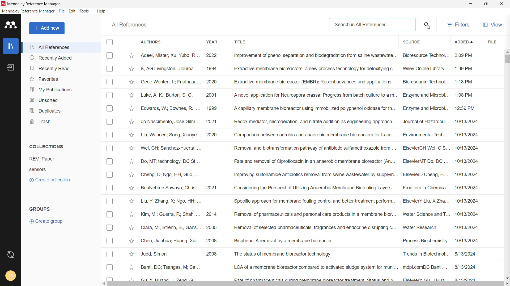 The height and width of the screenshot is (286, 510). What do you see at coordinates (131, 254) in the screenshot?
I see `Add to favorites` at bounding box center [131, 254].